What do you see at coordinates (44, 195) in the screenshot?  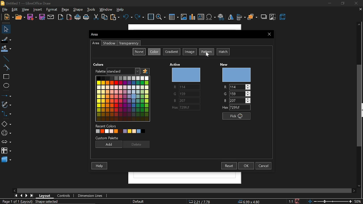 I see `layout` at bounding box center [44, 195].